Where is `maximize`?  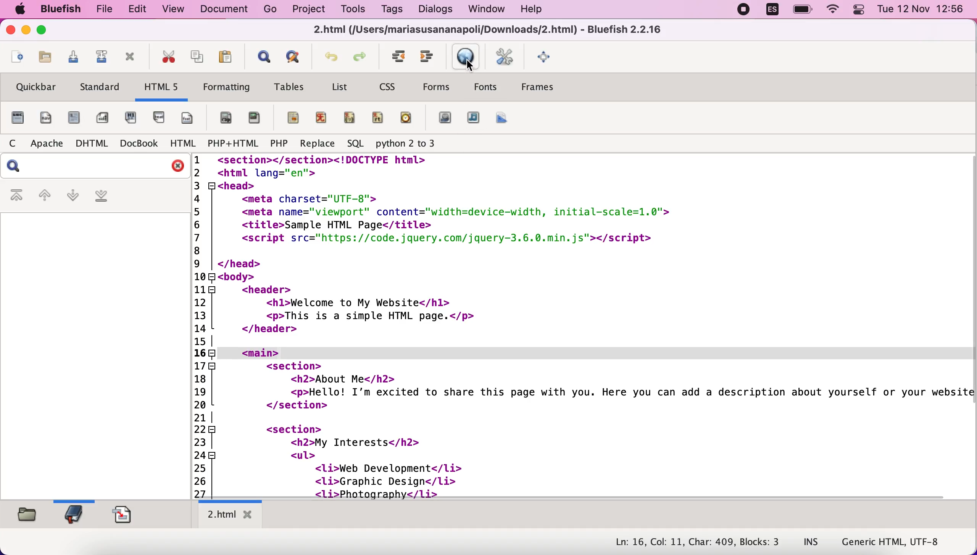
maximize is located at coordinates (45, 31).